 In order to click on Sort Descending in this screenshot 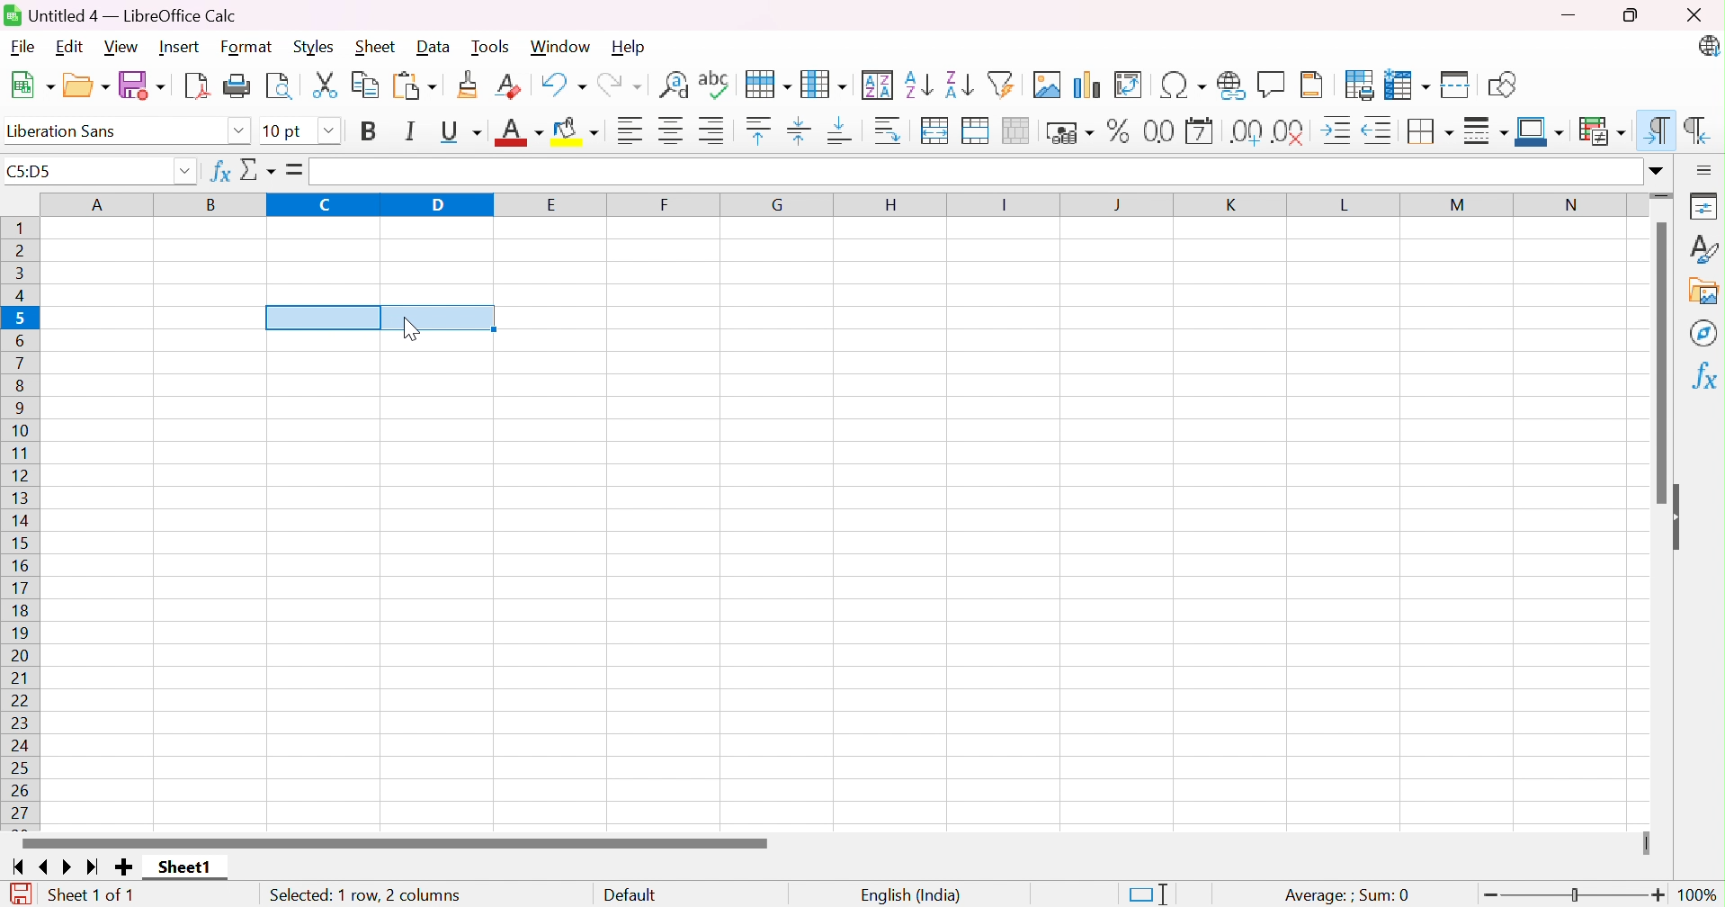, I will do `click(959, 81)`.